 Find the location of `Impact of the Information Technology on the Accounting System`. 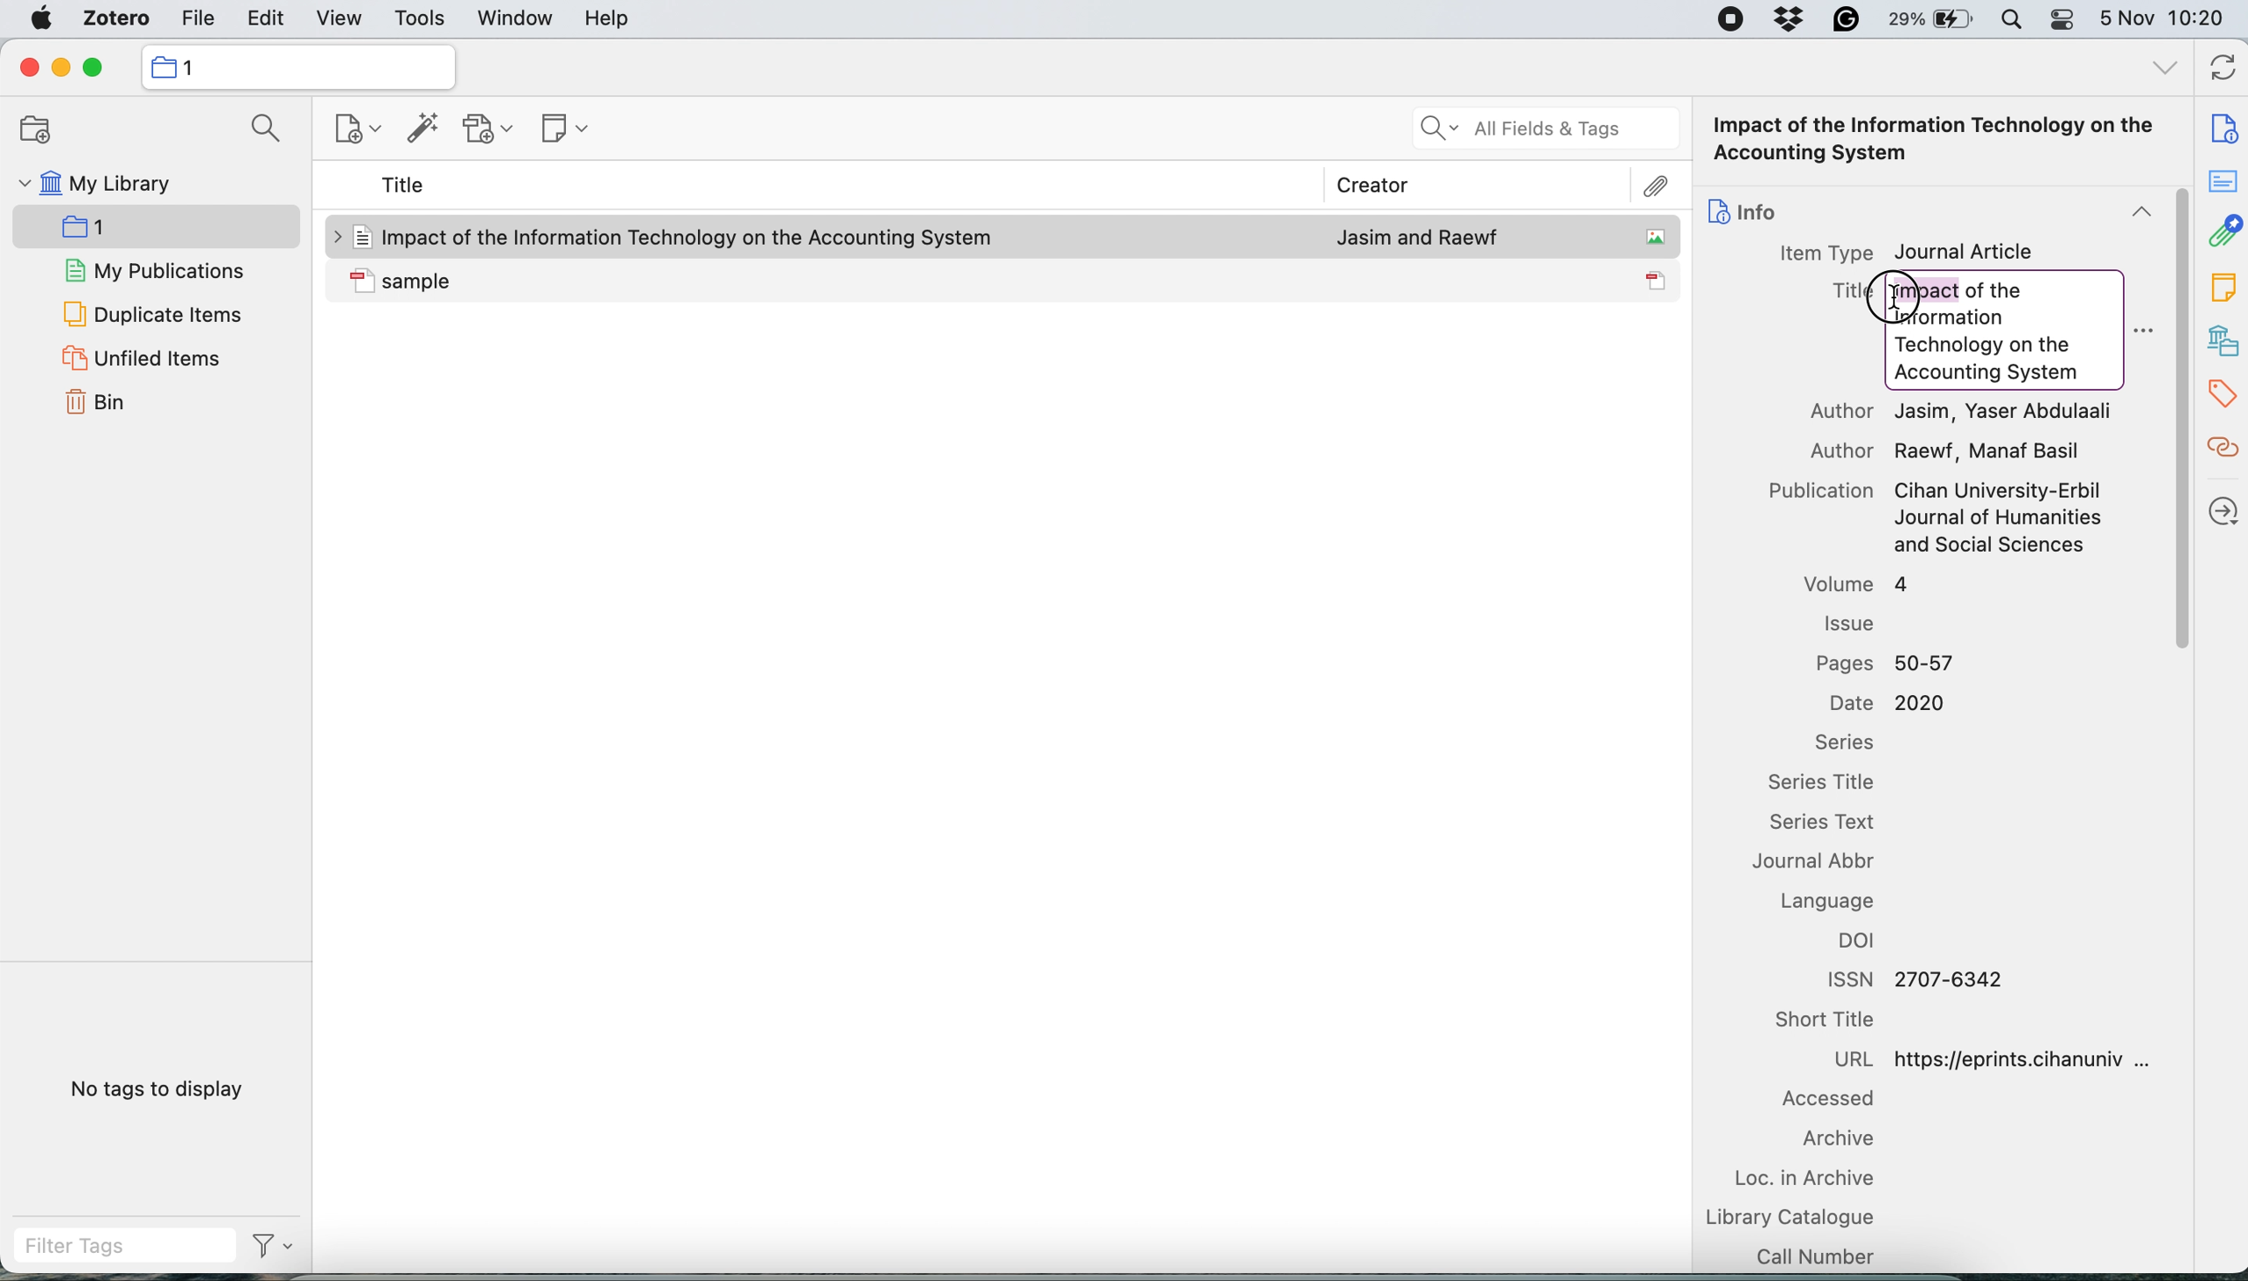

Impact of the Information Technology on the Accounting System is located at coordinates (692, 238).